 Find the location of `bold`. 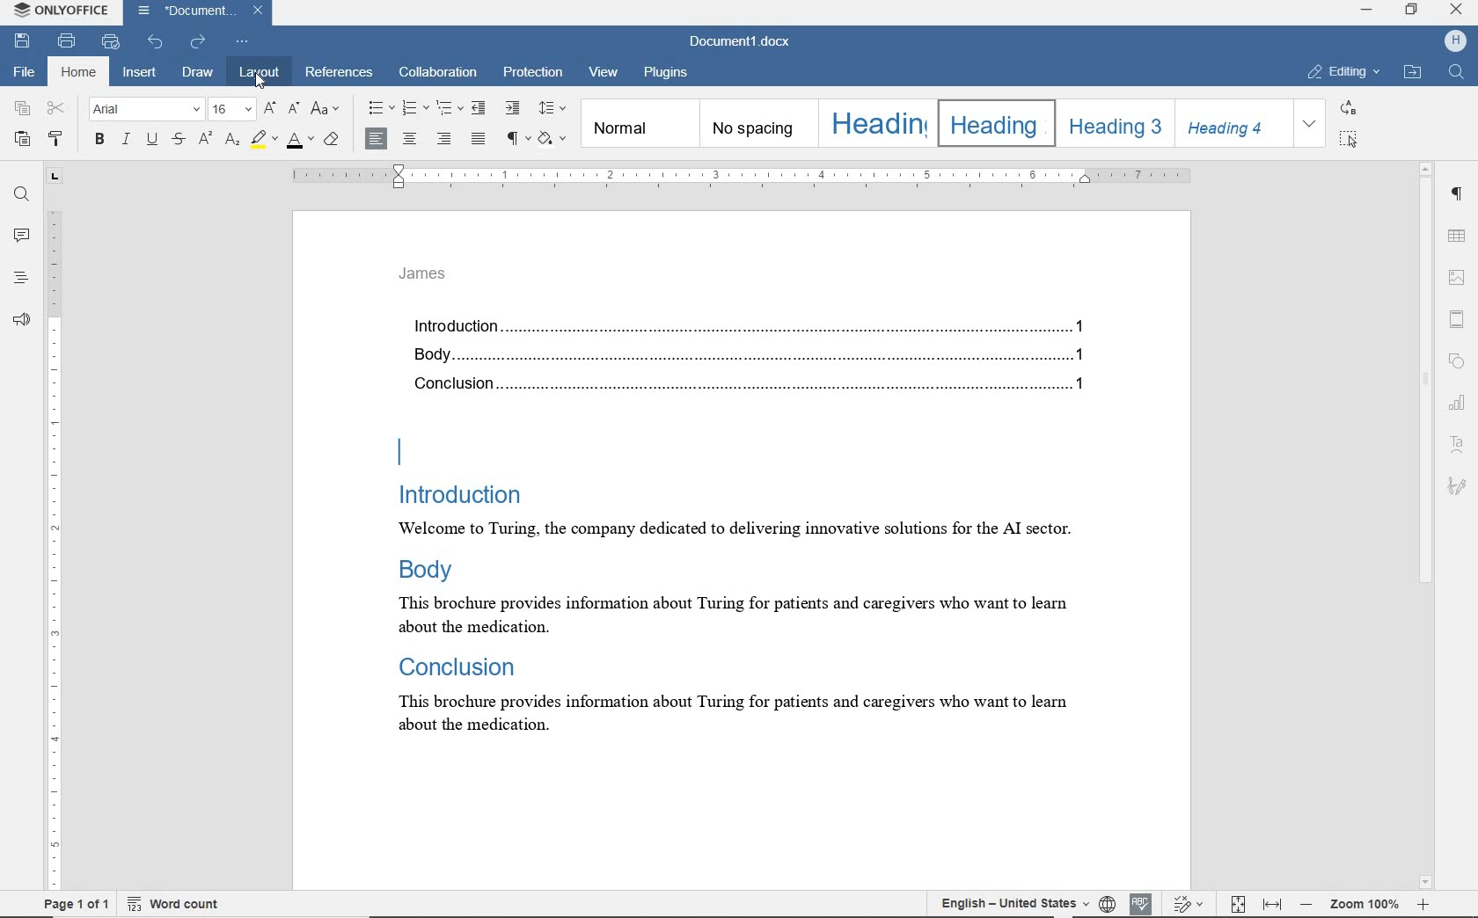

bold is located at coordinates (102, 141).